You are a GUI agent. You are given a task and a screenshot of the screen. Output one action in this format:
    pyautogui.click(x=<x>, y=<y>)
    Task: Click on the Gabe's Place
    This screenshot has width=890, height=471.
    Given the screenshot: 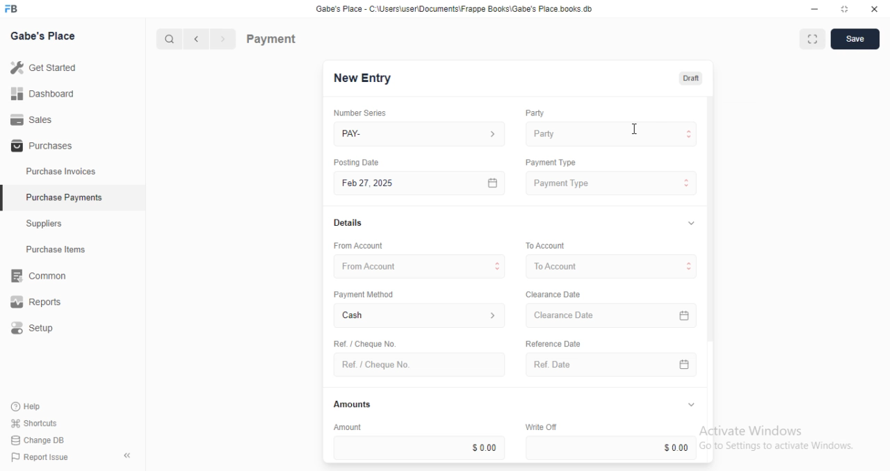 What is the action you would take?
    pyautogui.click(x=46, y=37)
    